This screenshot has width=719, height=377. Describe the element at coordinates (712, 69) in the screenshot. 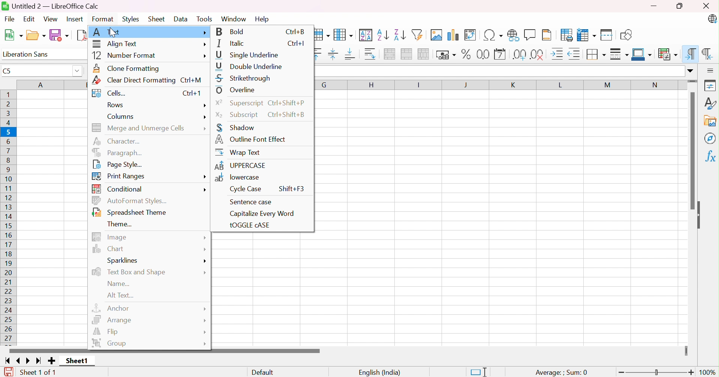

I see `Sidebar Settings` at that location.